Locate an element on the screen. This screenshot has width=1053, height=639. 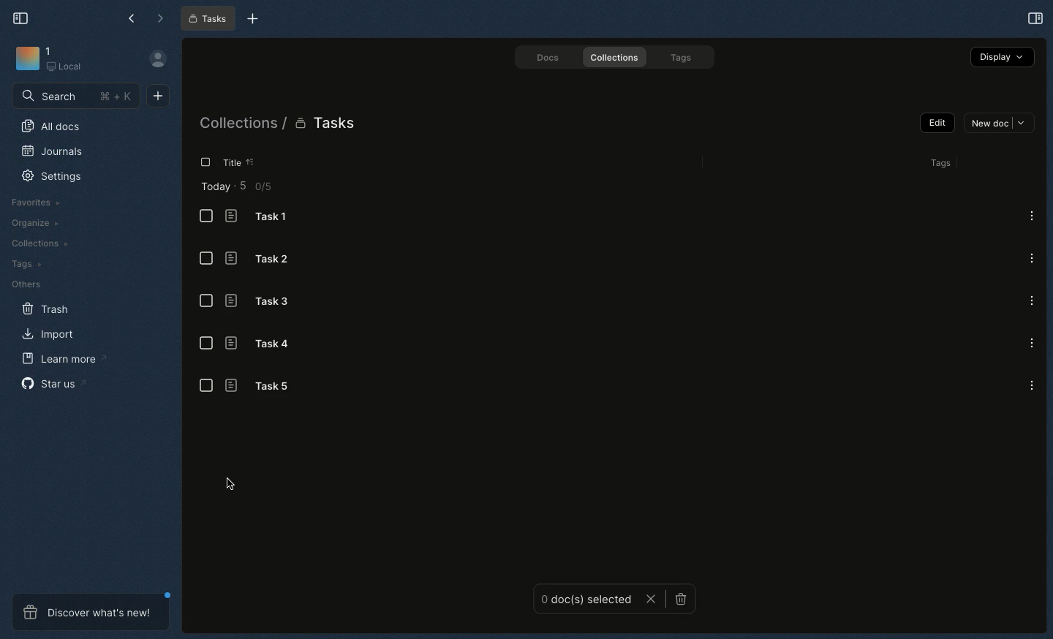
Open right panel is located at coordinates (1036, 18).